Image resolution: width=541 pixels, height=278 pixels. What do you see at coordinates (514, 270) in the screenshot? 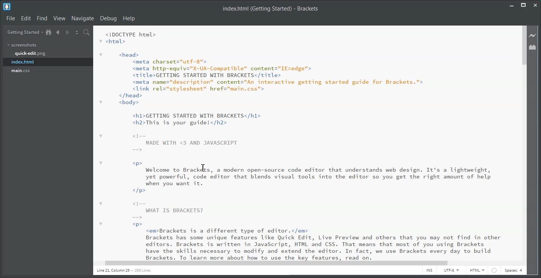
I see `Spaces: 4` at bounding box center [514, 270].